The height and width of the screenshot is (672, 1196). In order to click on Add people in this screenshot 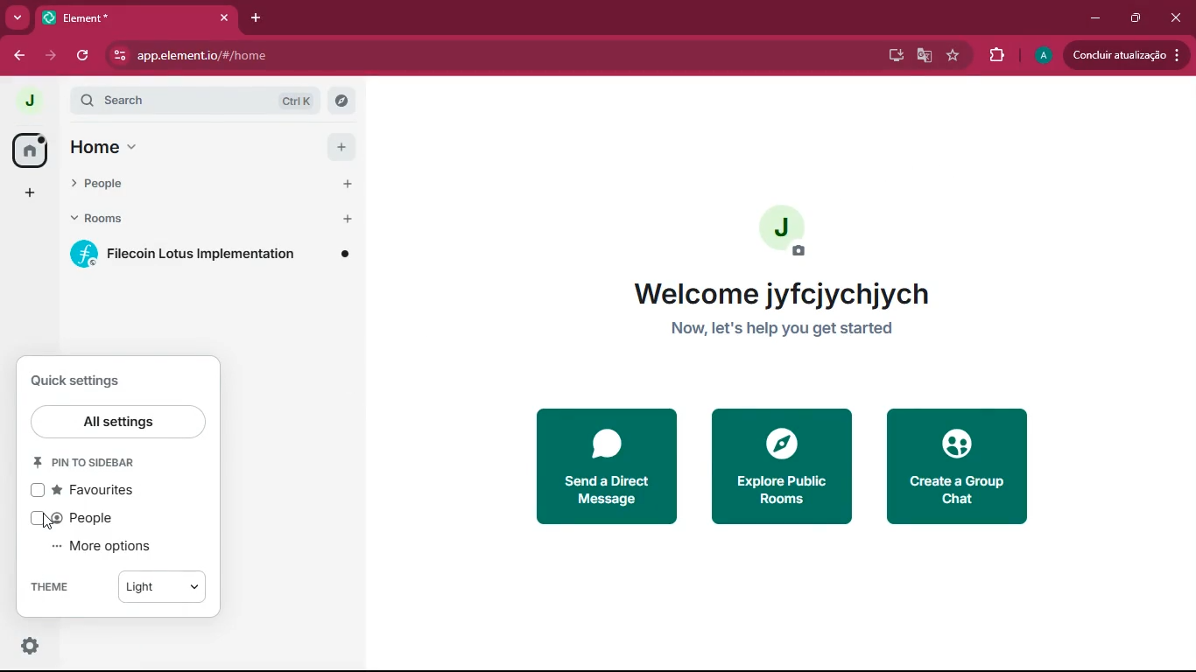, I will do `click(347, 186)`.